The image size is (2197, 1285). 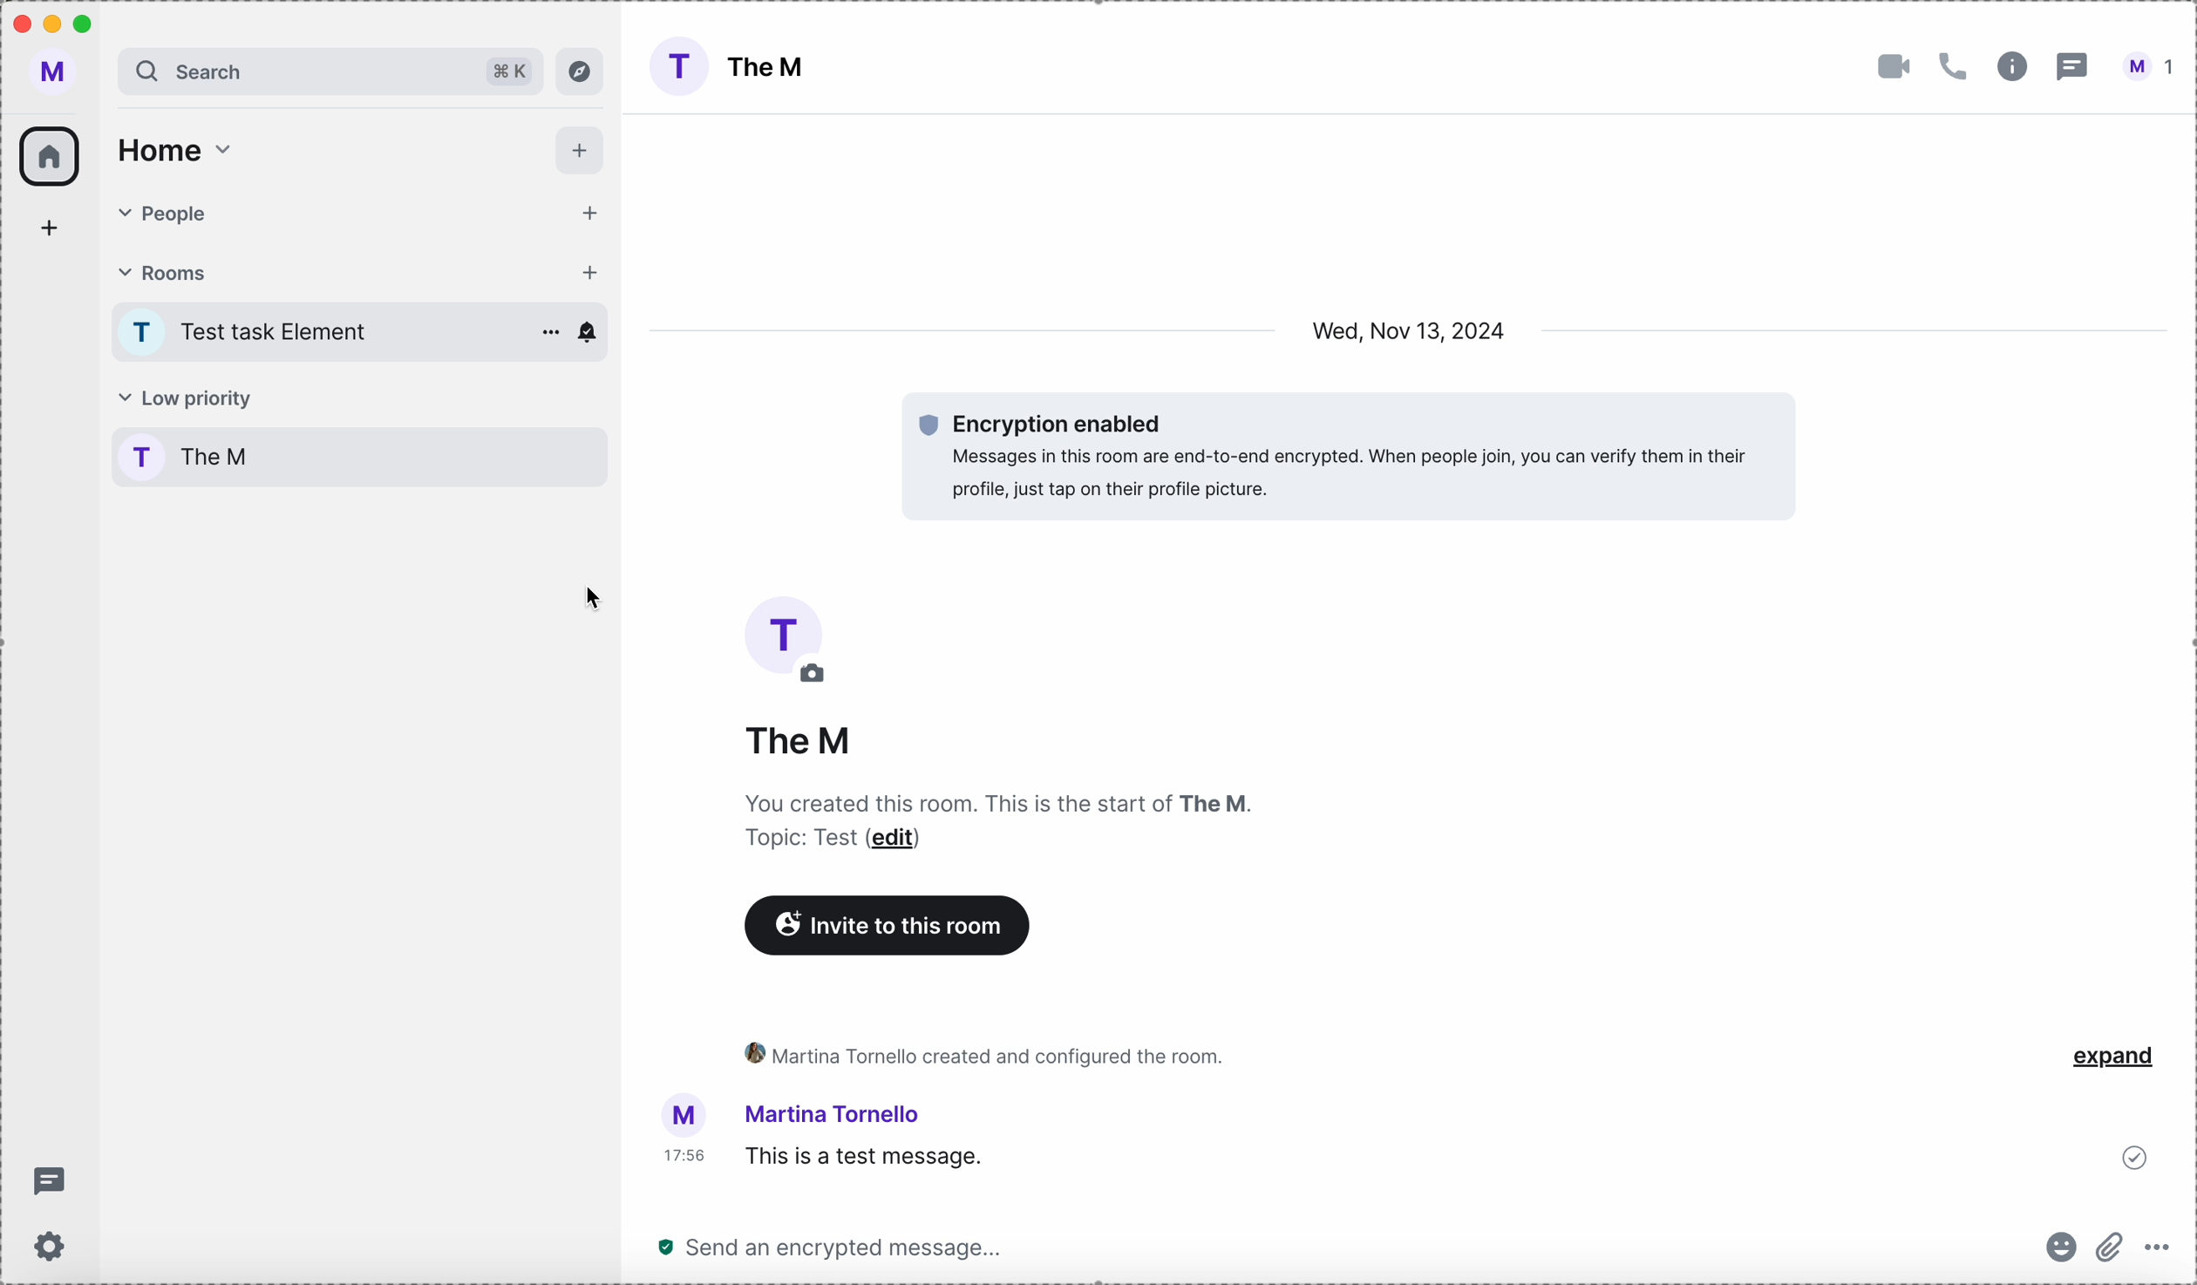 What do you see at coordinates (284, 333) in the screenshot?
I see `test task Element` at bounding box center [284, 333].